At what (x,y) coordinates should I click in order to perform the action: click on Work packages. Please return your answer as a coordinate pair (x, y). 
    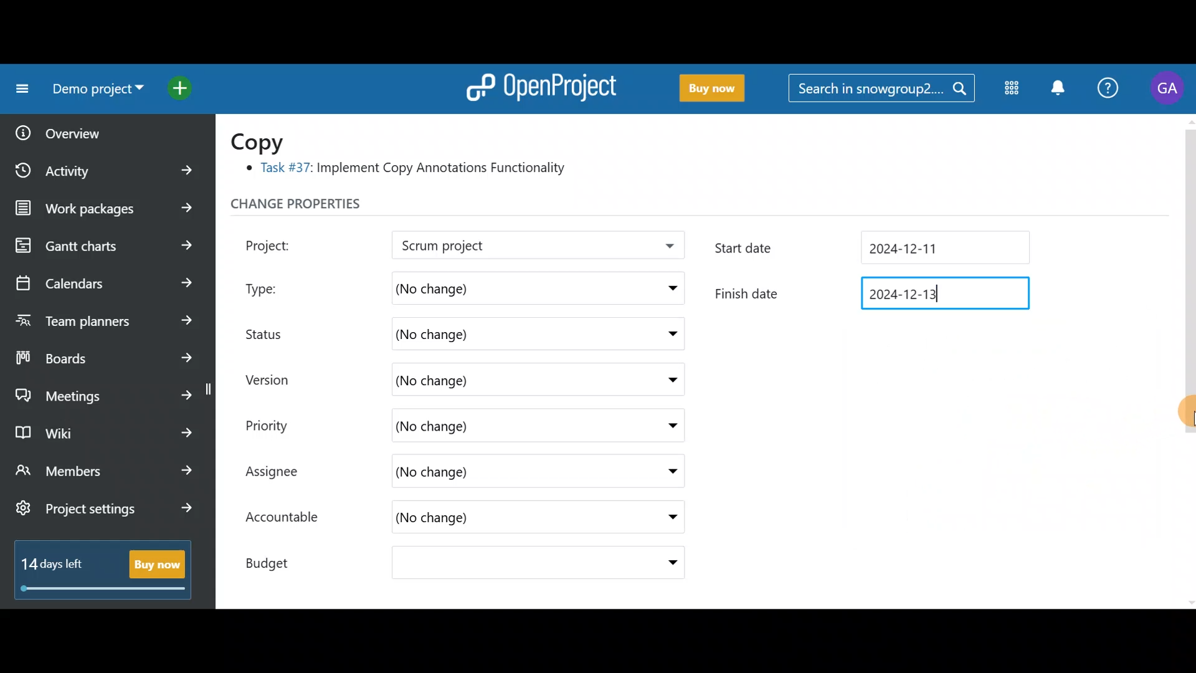
    Looking at the image, I should click on (107, 208).